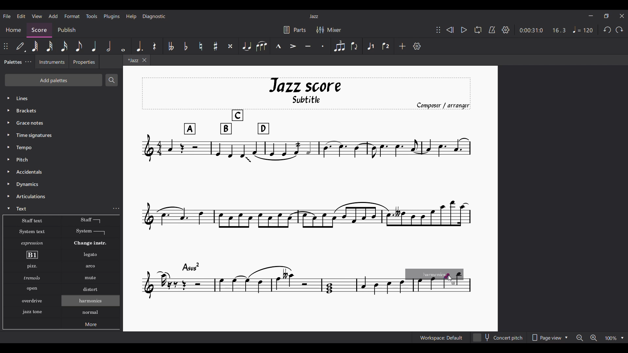  What do you see at coordinates (323, 46) in the screenshot?
I see `Staccato` at bounding box center [323, 46].